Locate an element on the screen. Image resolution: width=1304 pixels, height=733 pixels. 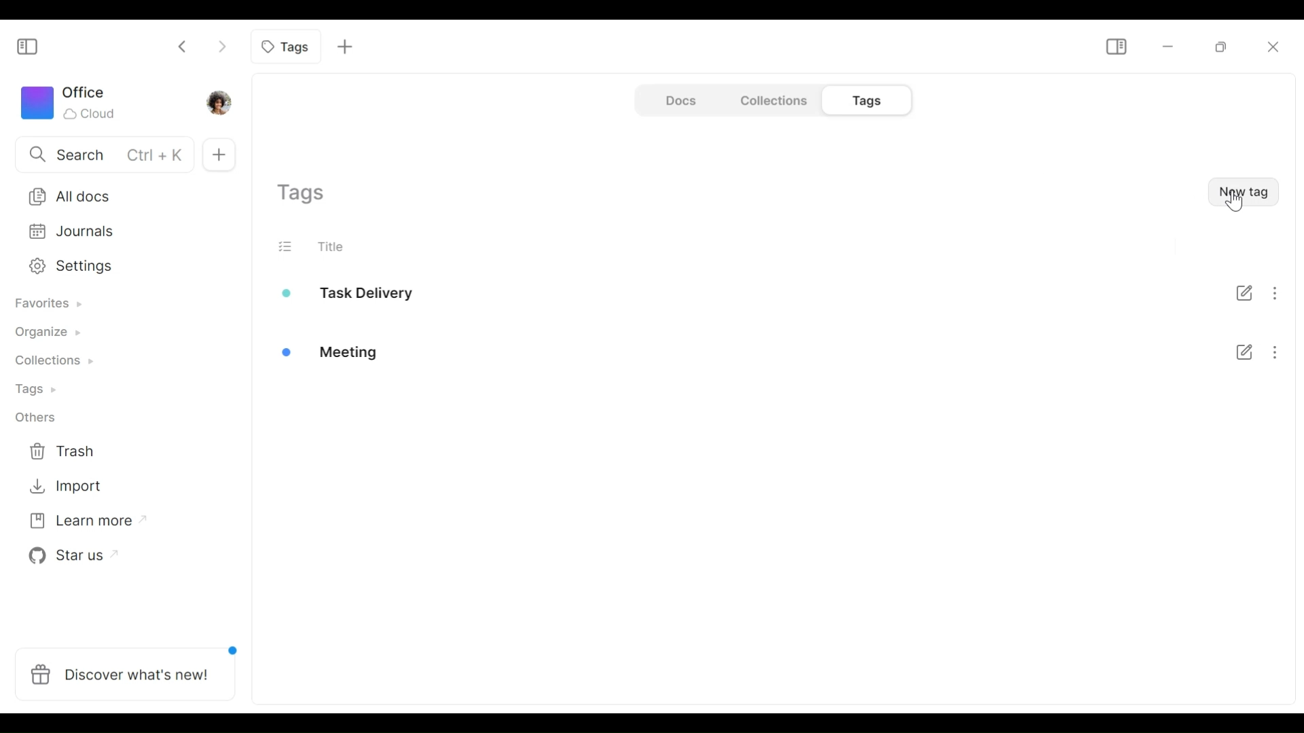
Organize is located at coordinates (51, 333).